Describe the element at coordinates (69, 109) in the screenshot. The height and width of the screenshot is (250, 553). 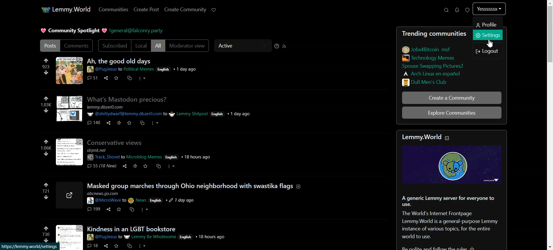
I see `` at that location.